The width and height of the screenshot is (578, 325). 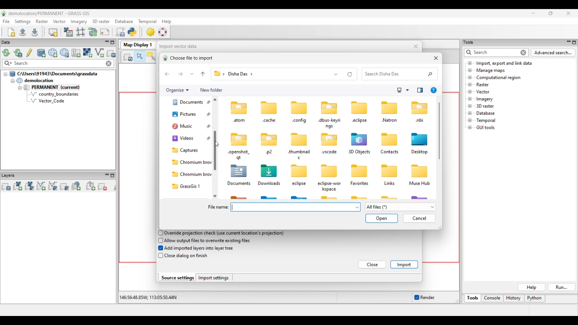 What do you see at coordinates (23, 22) in the screenshot?
I see `Settings menu` at bounding box center [23, 22].